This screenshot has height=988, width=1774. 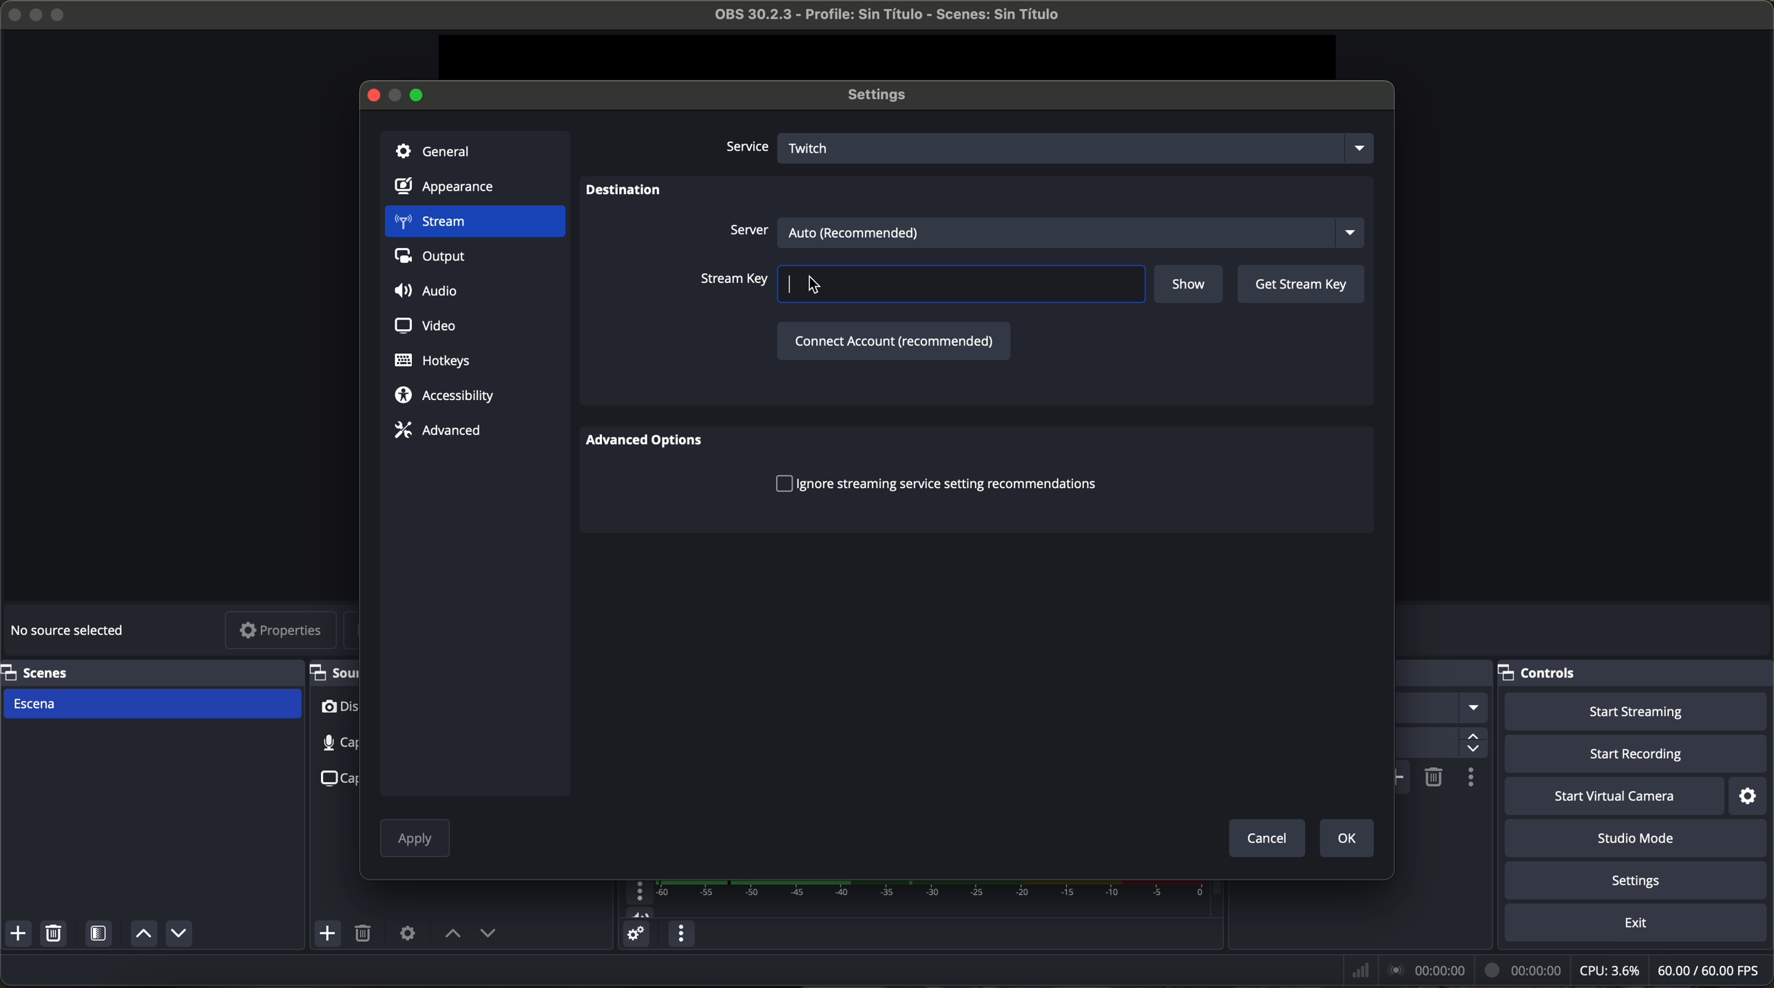 What do you see at coordinates (1639, 883) in the screenshot?
I see `settings` at bounding box center [1639, 883].